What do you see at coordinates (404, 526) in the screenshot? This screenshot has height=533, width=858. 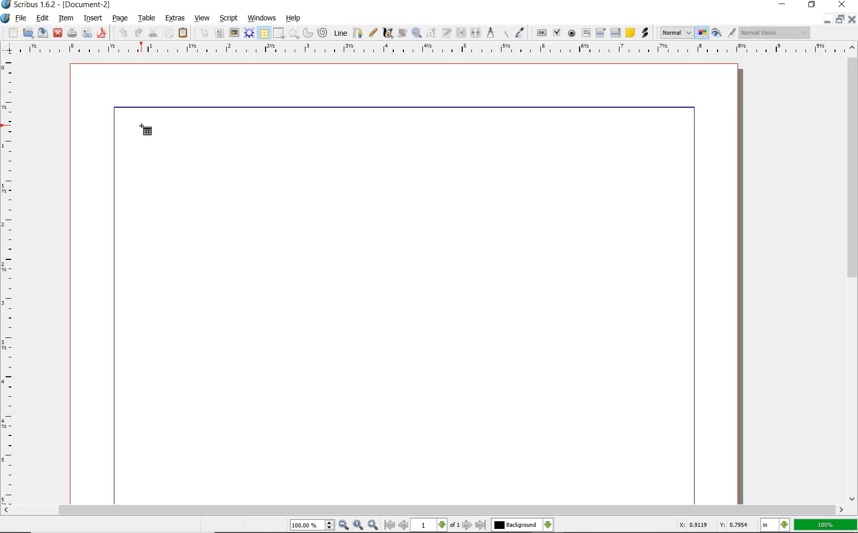 I see `go to previous page` at bounding box center [404, 526].